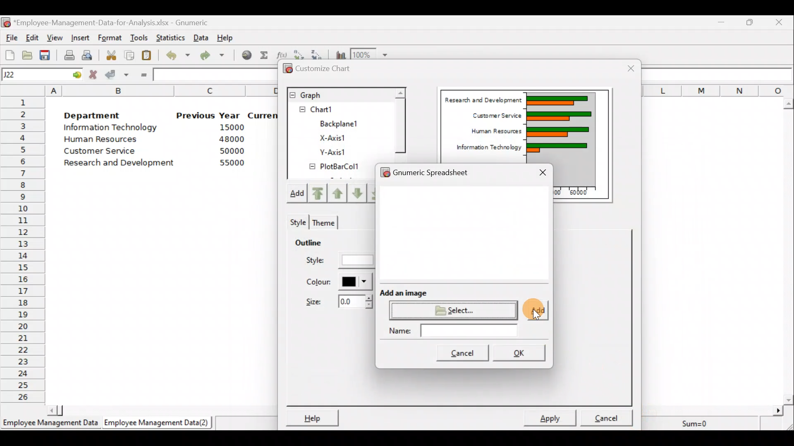 The image size is (794, 446). What do you see at coordinates (340, 282) in the screenshot?
I see `Color` at bounding box center [340, 282].